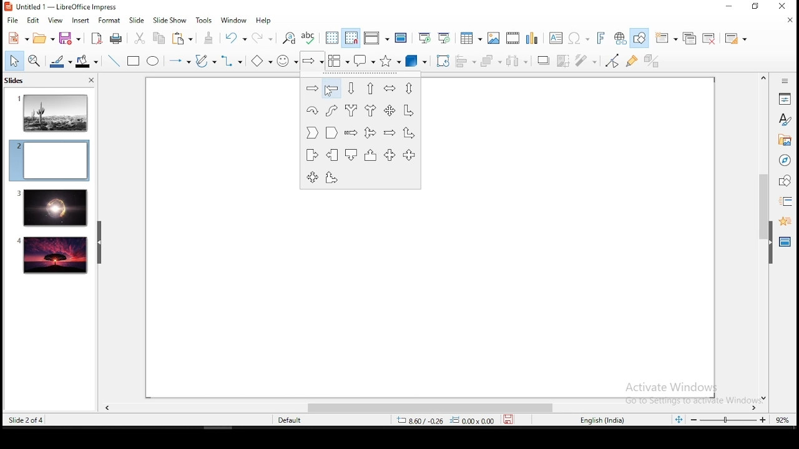 This screenshot has width=799, height=449. I want to click on zoom tool, so click(34, 62).